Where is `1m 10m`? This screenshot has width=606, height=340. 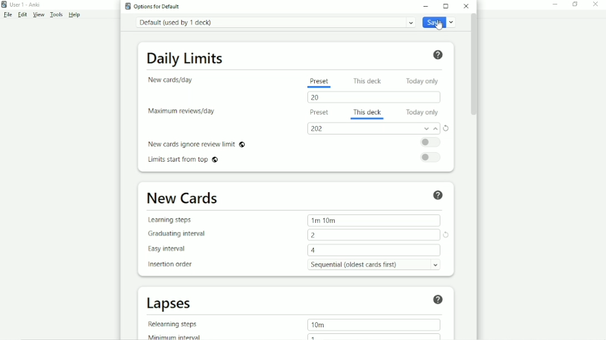
1m 10m is located at coordinates (324, 220).